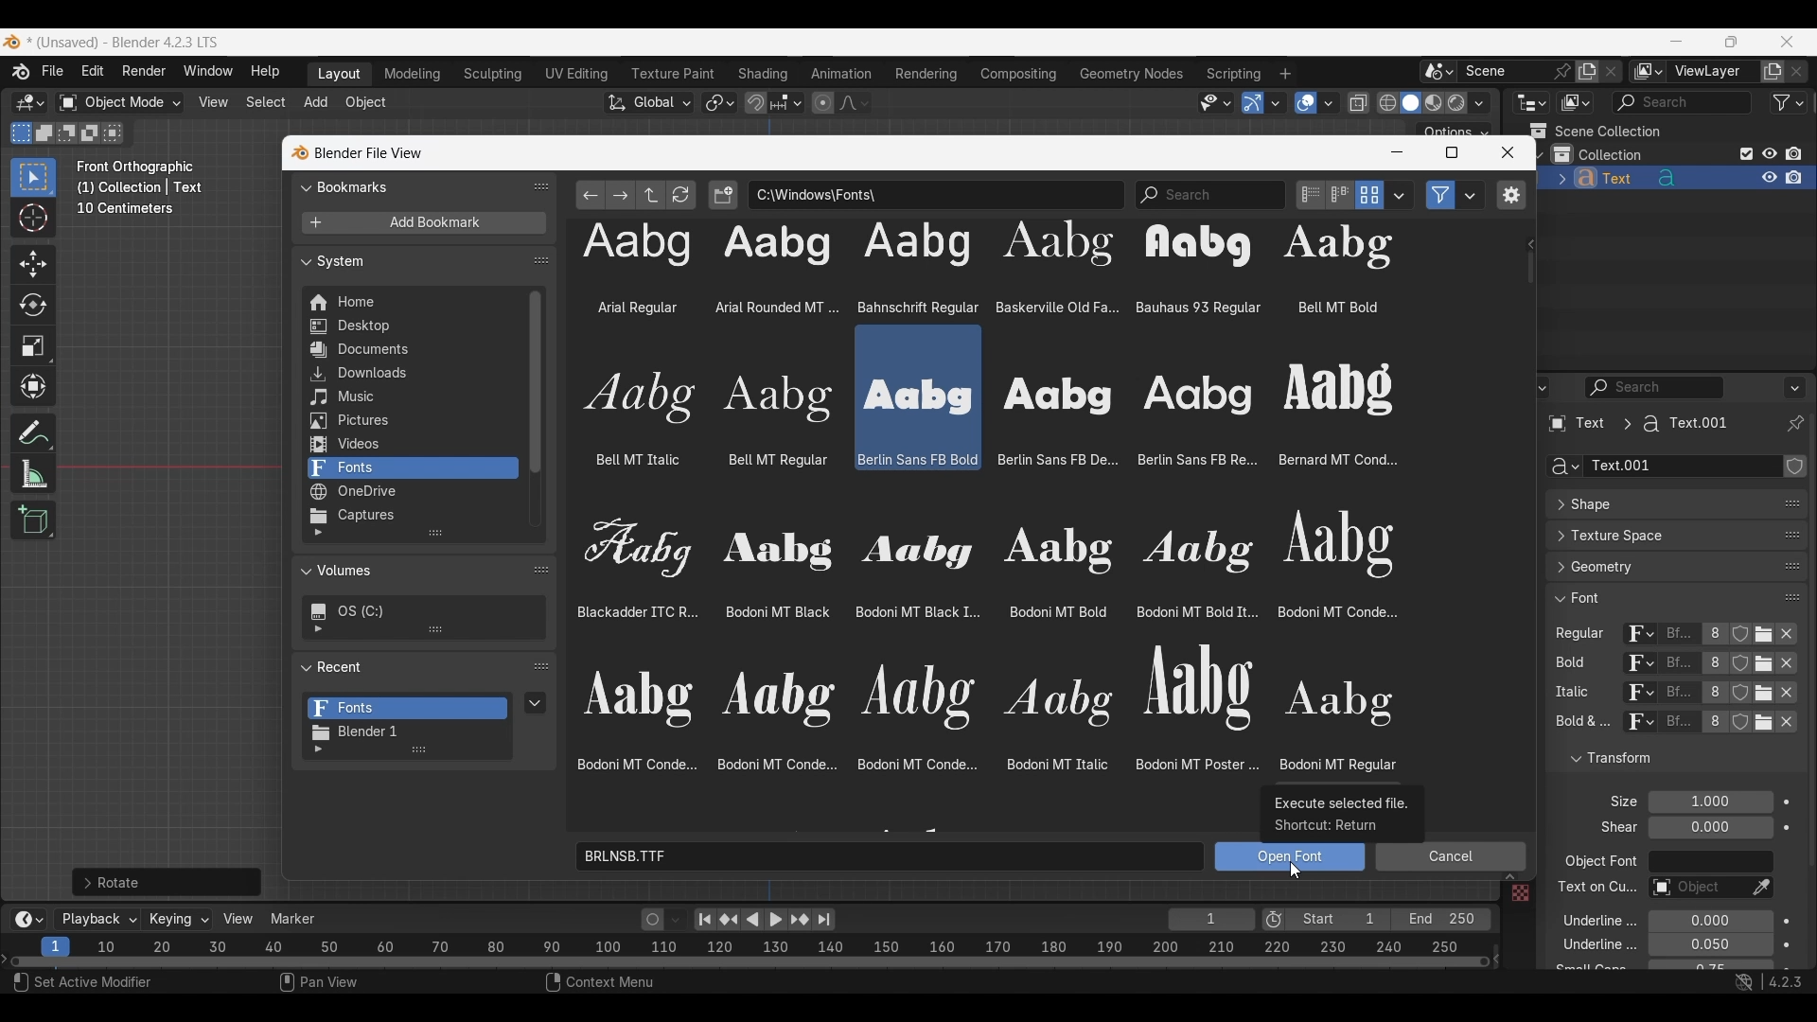 This screenshot has height=1022, width=1817. I want to click on Layout workspace, current selection, so click(339, 75).